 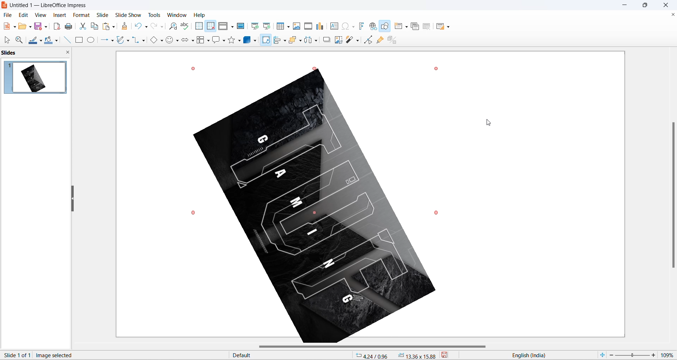 What do you see at coordinates (319, 69) in the screenshot?
I see `image selection markup` at bounding box center [319, 69].